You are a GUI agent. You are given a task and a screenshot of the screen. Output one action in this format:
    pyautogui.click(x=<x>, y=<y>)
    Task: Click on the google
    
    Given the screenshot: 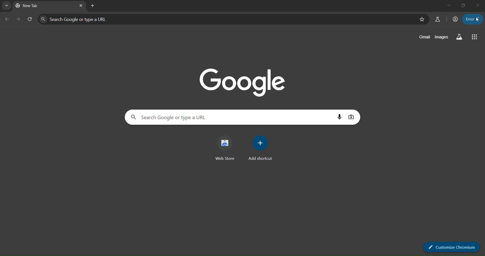 What is the action you would take?
    pyautogui.click(x=246, y=83)
    